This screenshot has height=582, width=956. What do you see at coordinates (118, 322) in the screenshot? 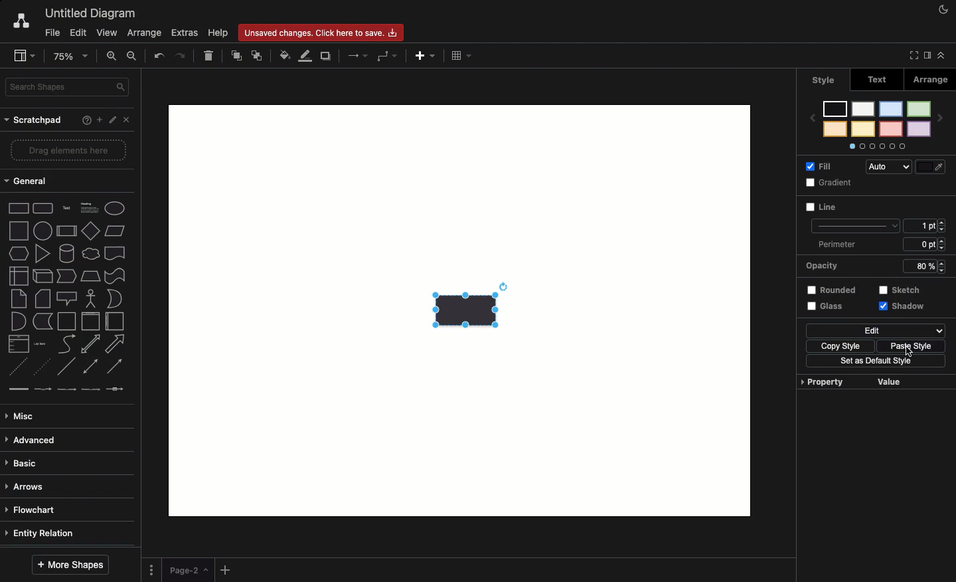
I see `horizontal container` at bounding box center [118, 322].